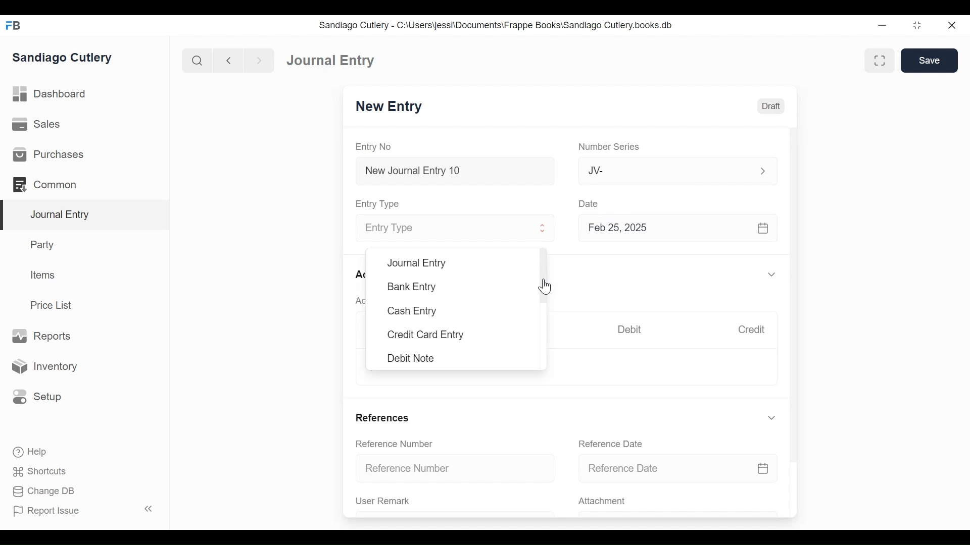  Describe the element at coordinates (878, 60) in the screenshot. I see `Toggle between form and full width` at that location.